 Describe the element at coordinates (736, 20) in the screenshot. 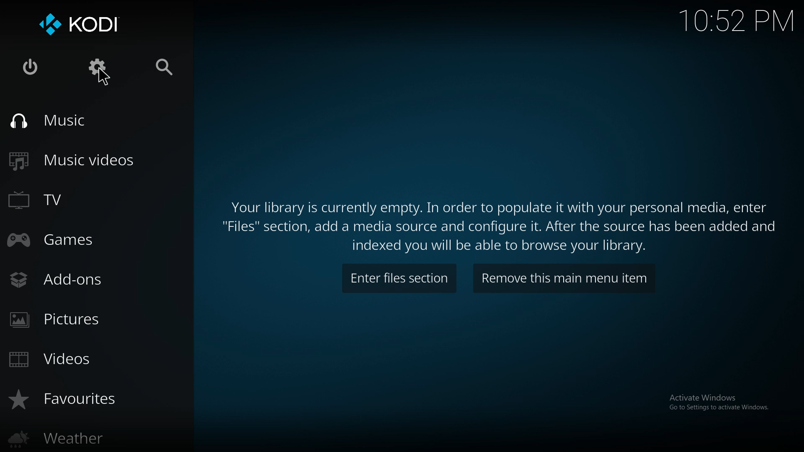

I see `time` at that location.